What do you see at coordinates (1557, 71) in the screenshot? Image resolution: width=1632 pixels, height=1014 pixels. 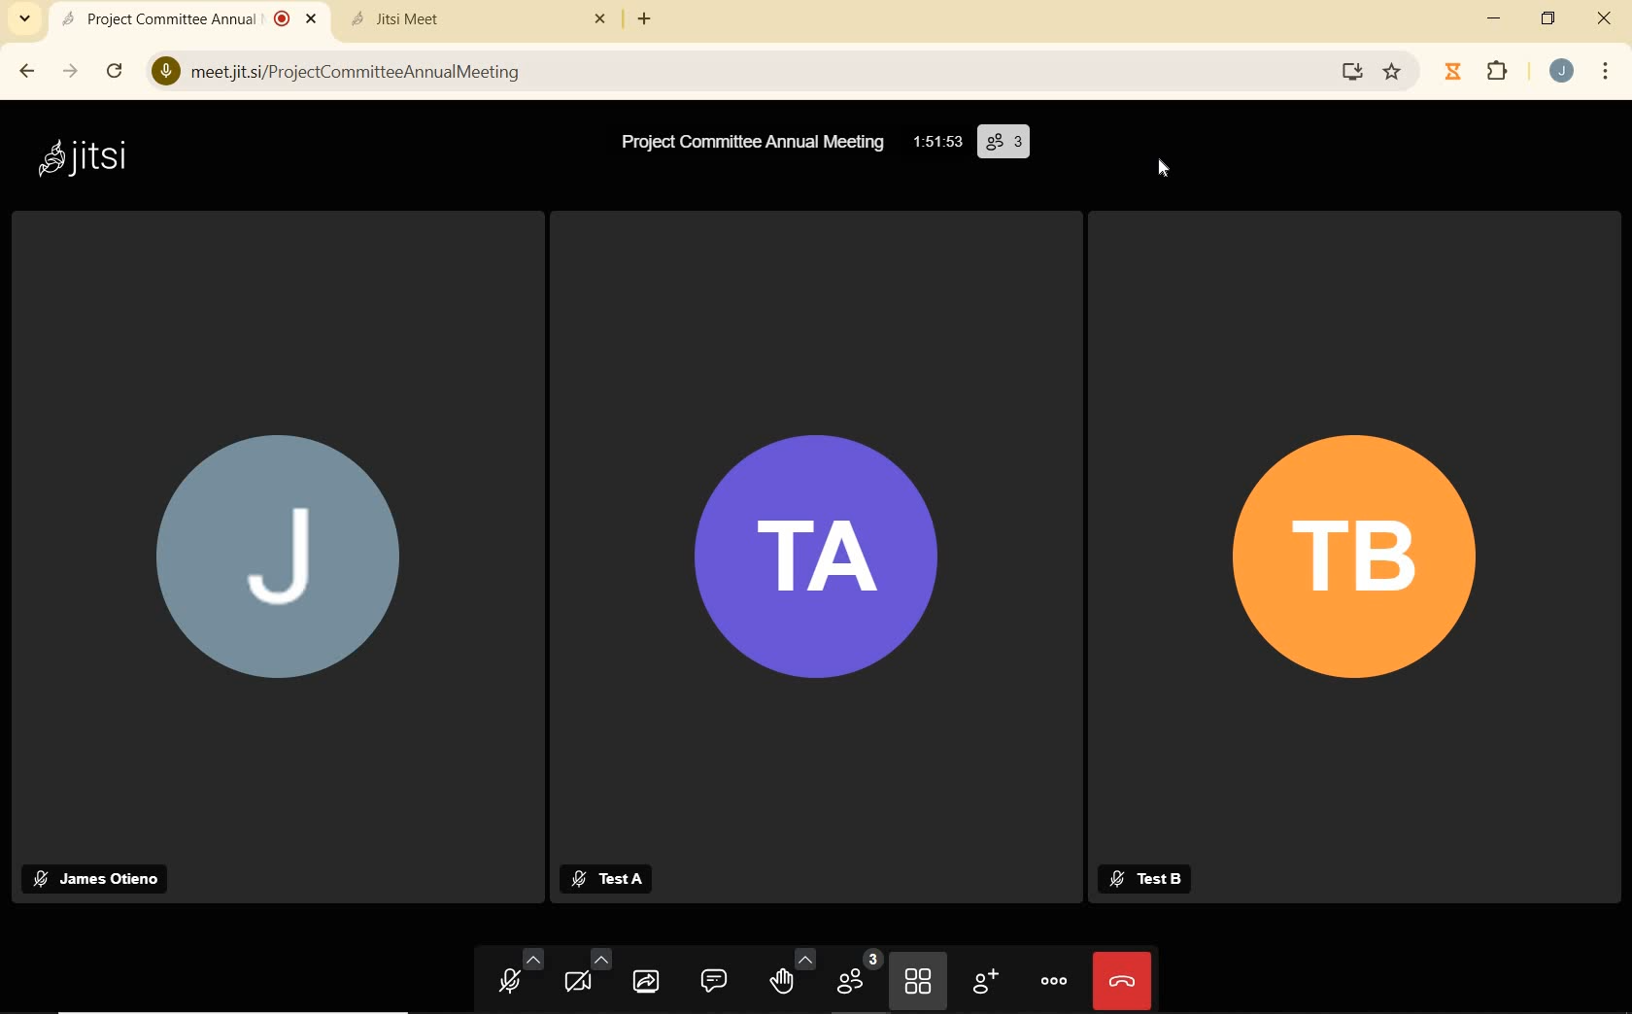 I see `account` at bounding box center [1557, 71].